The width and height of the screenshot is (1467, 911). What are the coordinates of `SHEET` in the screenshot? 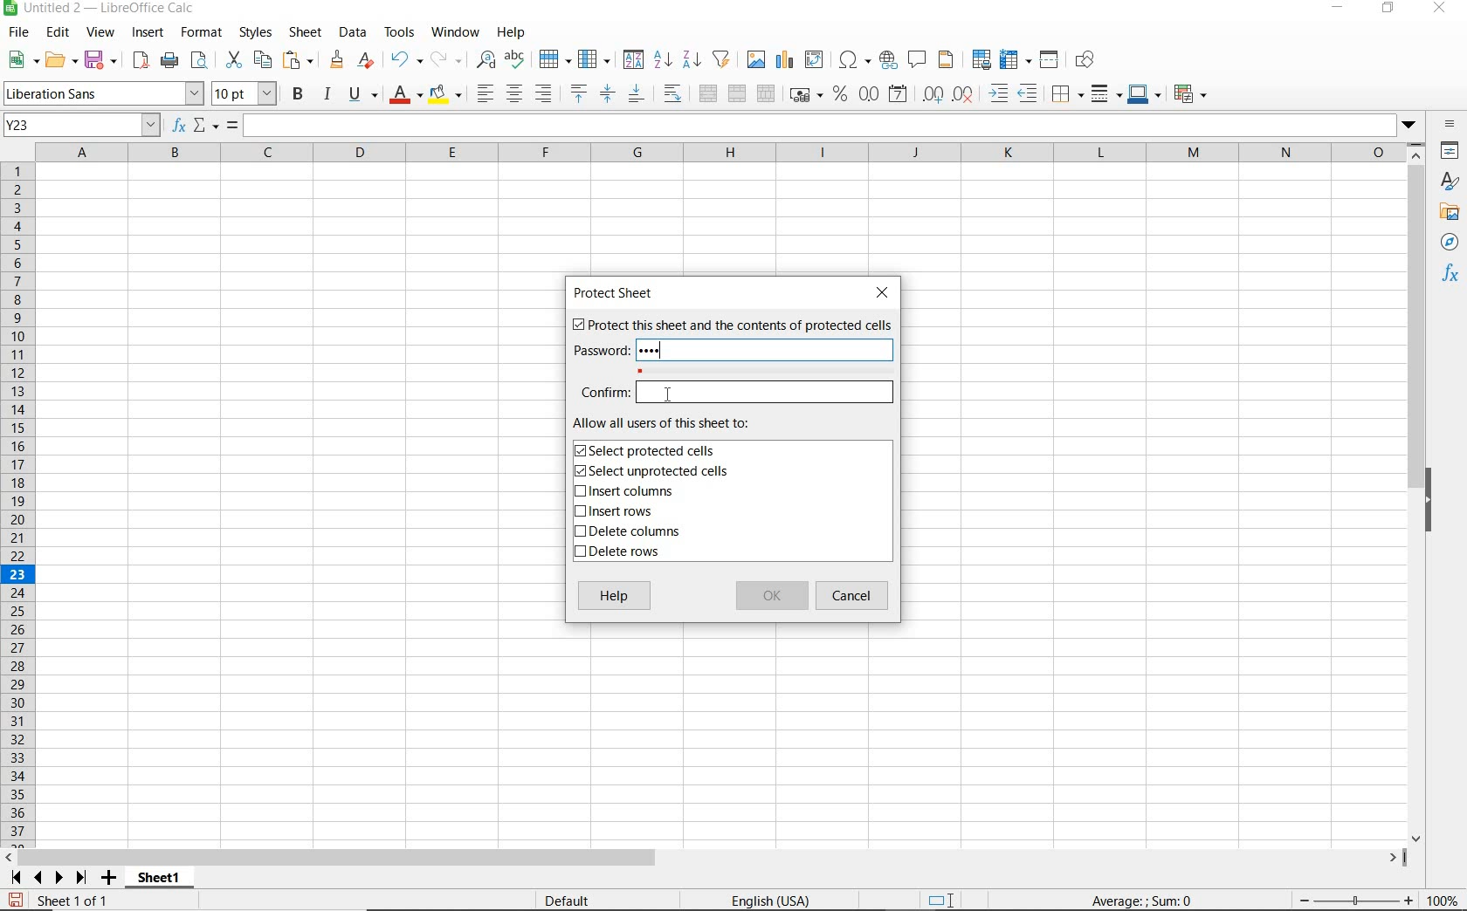 It's located at (304, 34).